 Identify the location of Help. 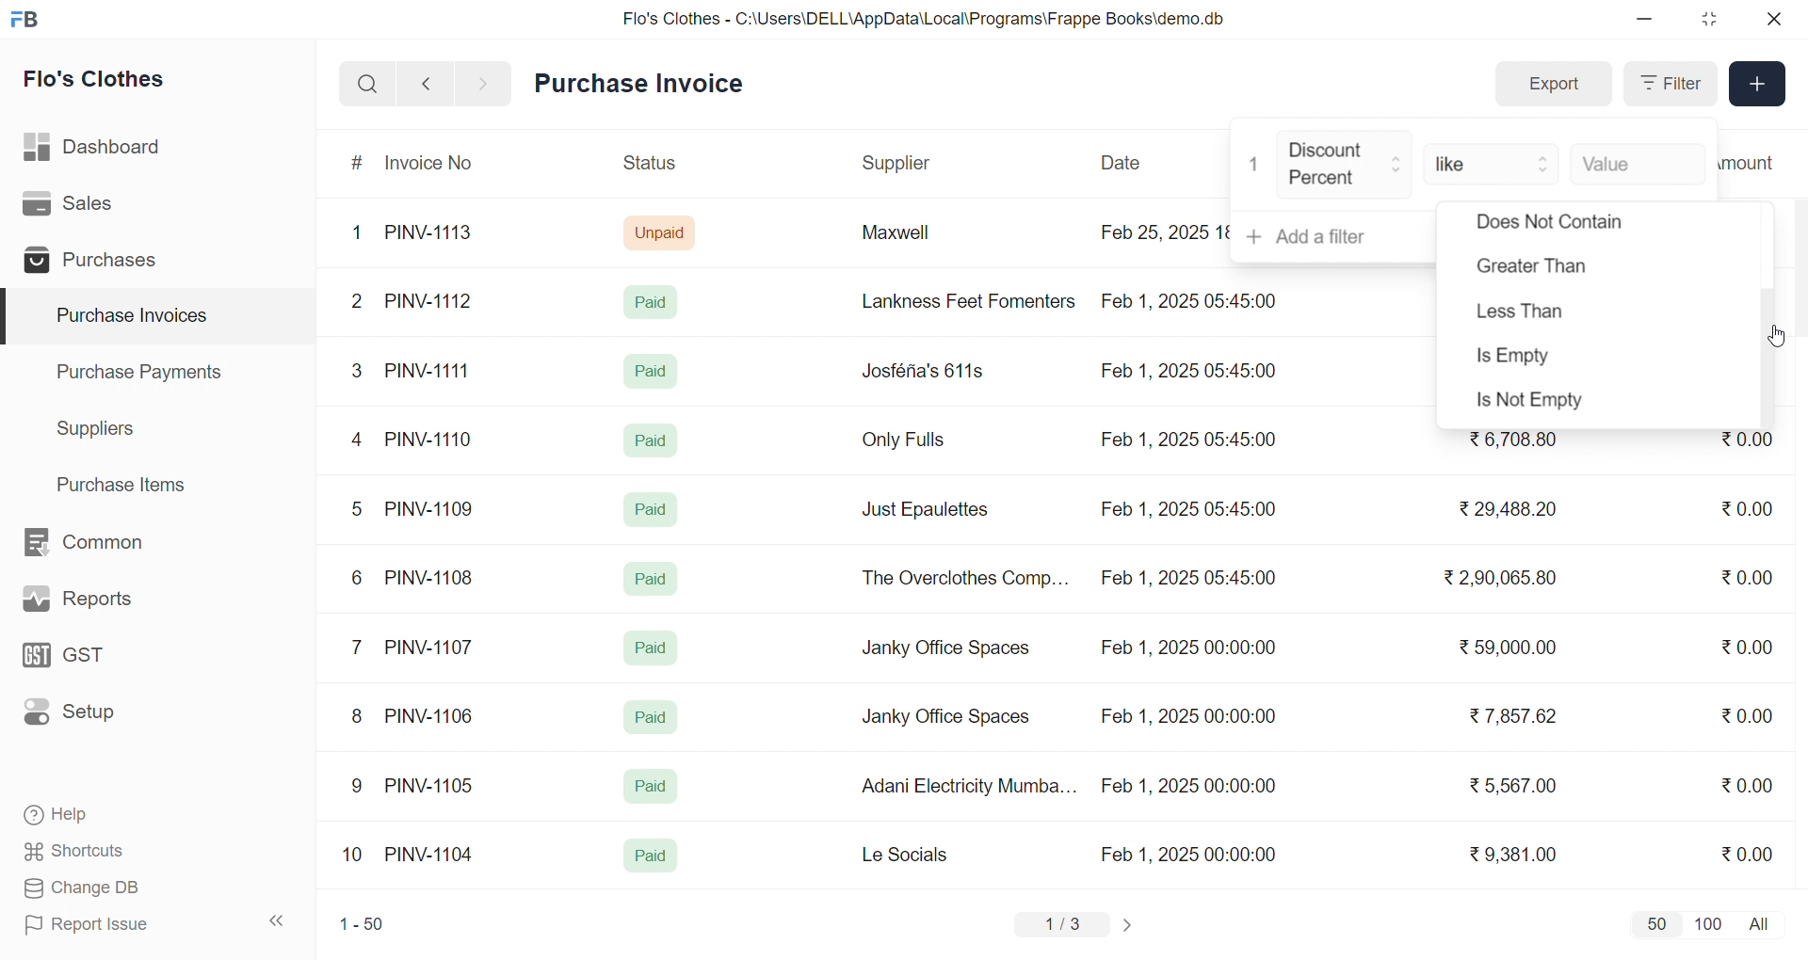
(117, 816).